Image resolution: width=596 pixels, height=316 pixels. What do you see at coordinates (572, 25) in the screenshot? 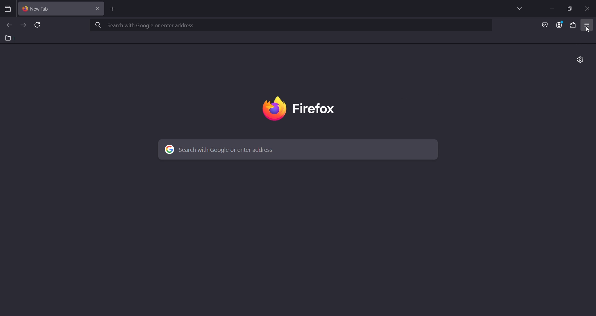
I see `menu` at bounding box center [572, 25].